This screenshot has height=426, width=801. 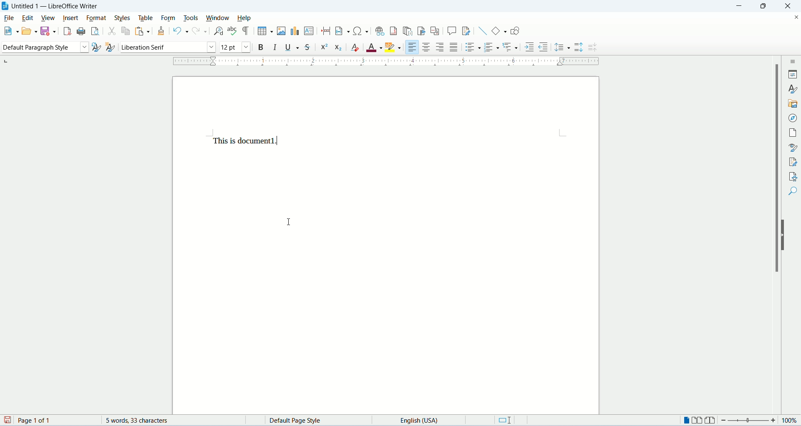 I want to click on basic shapes, so click(x=500, y=30).